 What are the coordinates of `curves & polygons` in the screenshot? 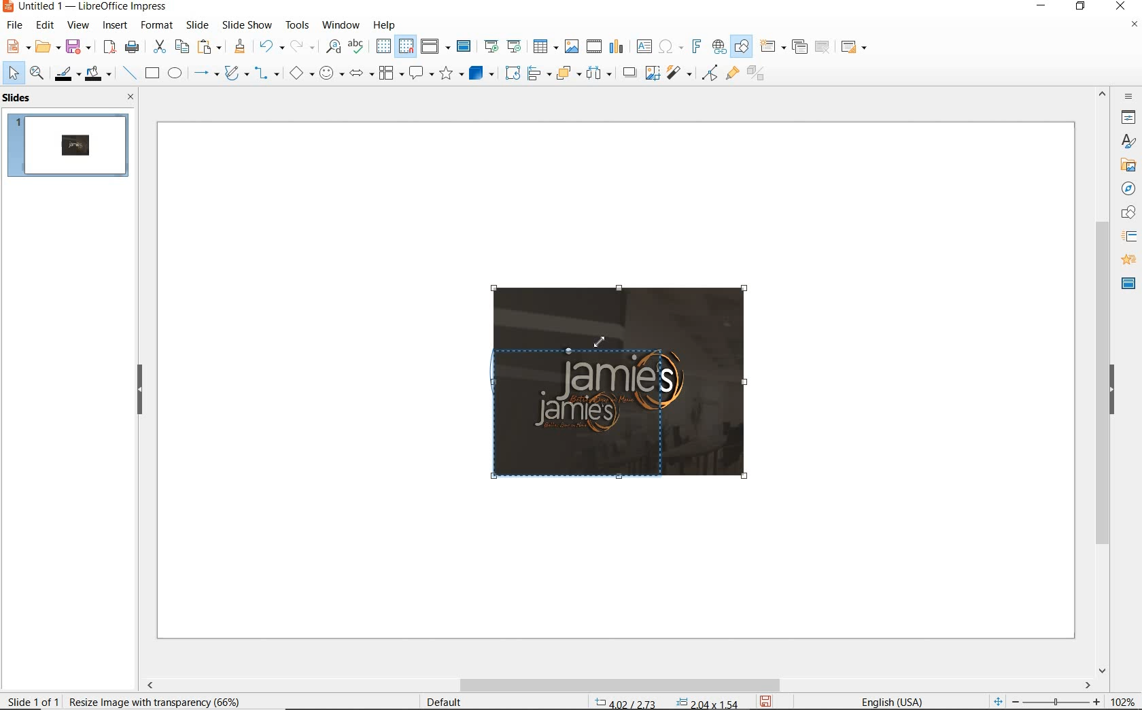 It's located at (236, 73).